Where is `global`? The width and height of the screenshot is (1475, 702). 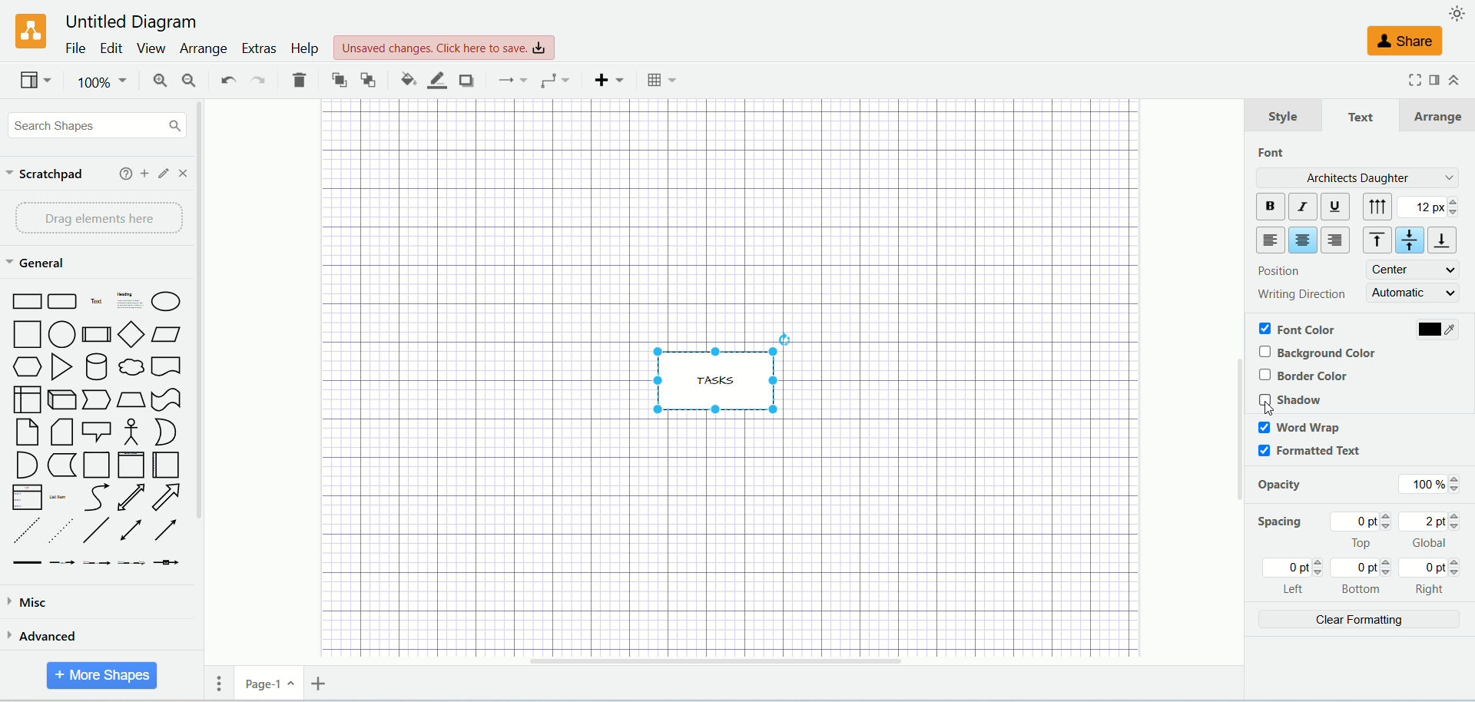
global is located at coordinates (1432, 531).